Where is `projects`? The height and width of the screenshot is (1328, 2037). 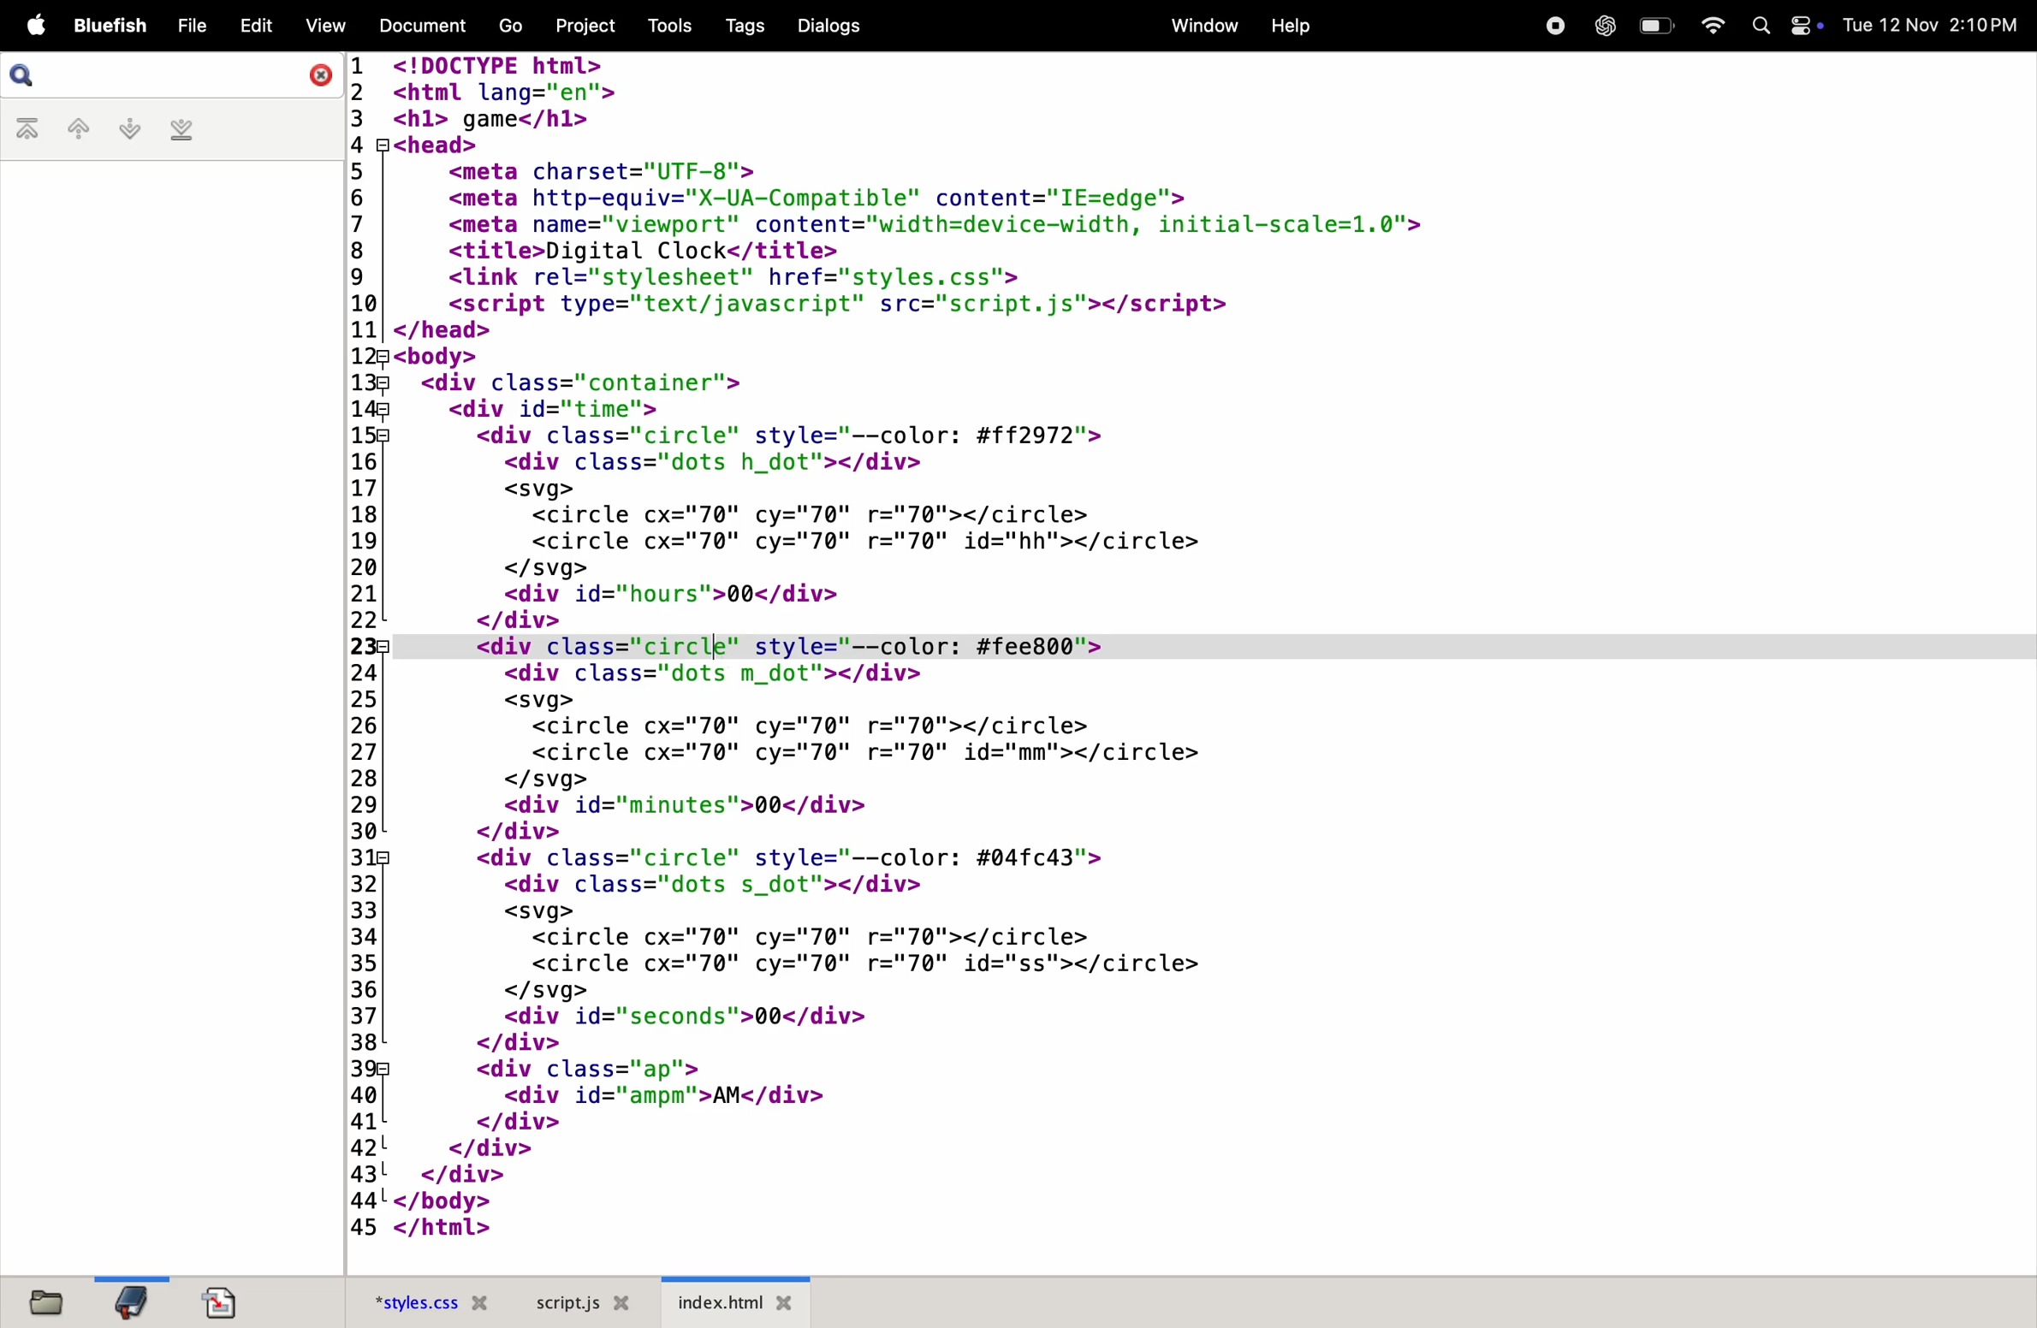
projects is located at coordinates (579, 26).